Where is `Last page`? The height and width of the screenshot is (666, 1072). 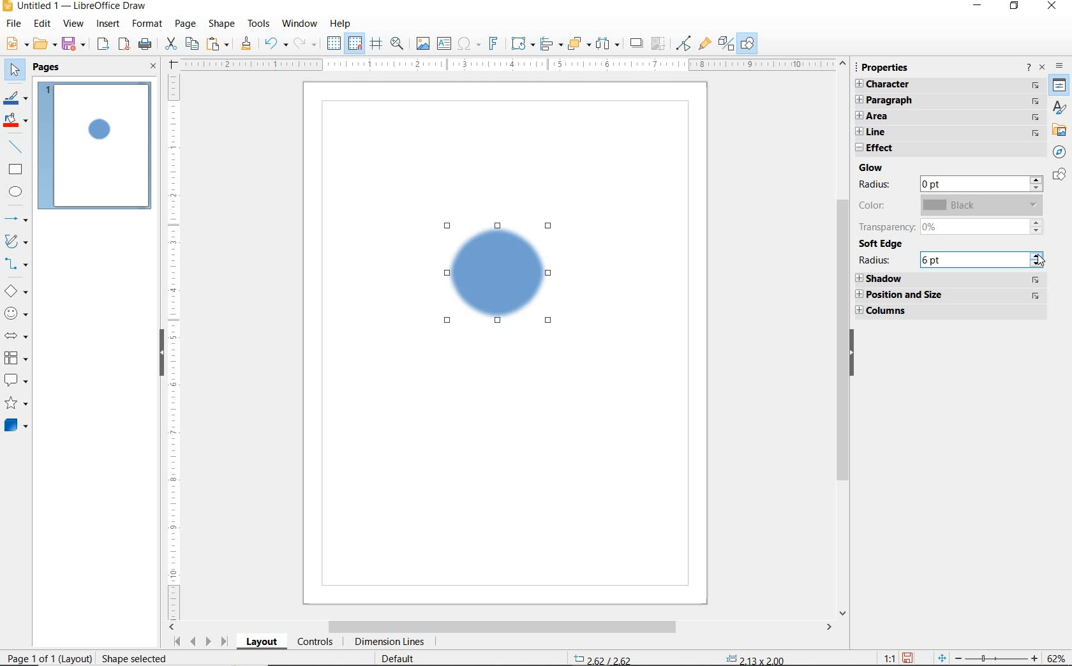 Last page is located at coordinates (224, 642).